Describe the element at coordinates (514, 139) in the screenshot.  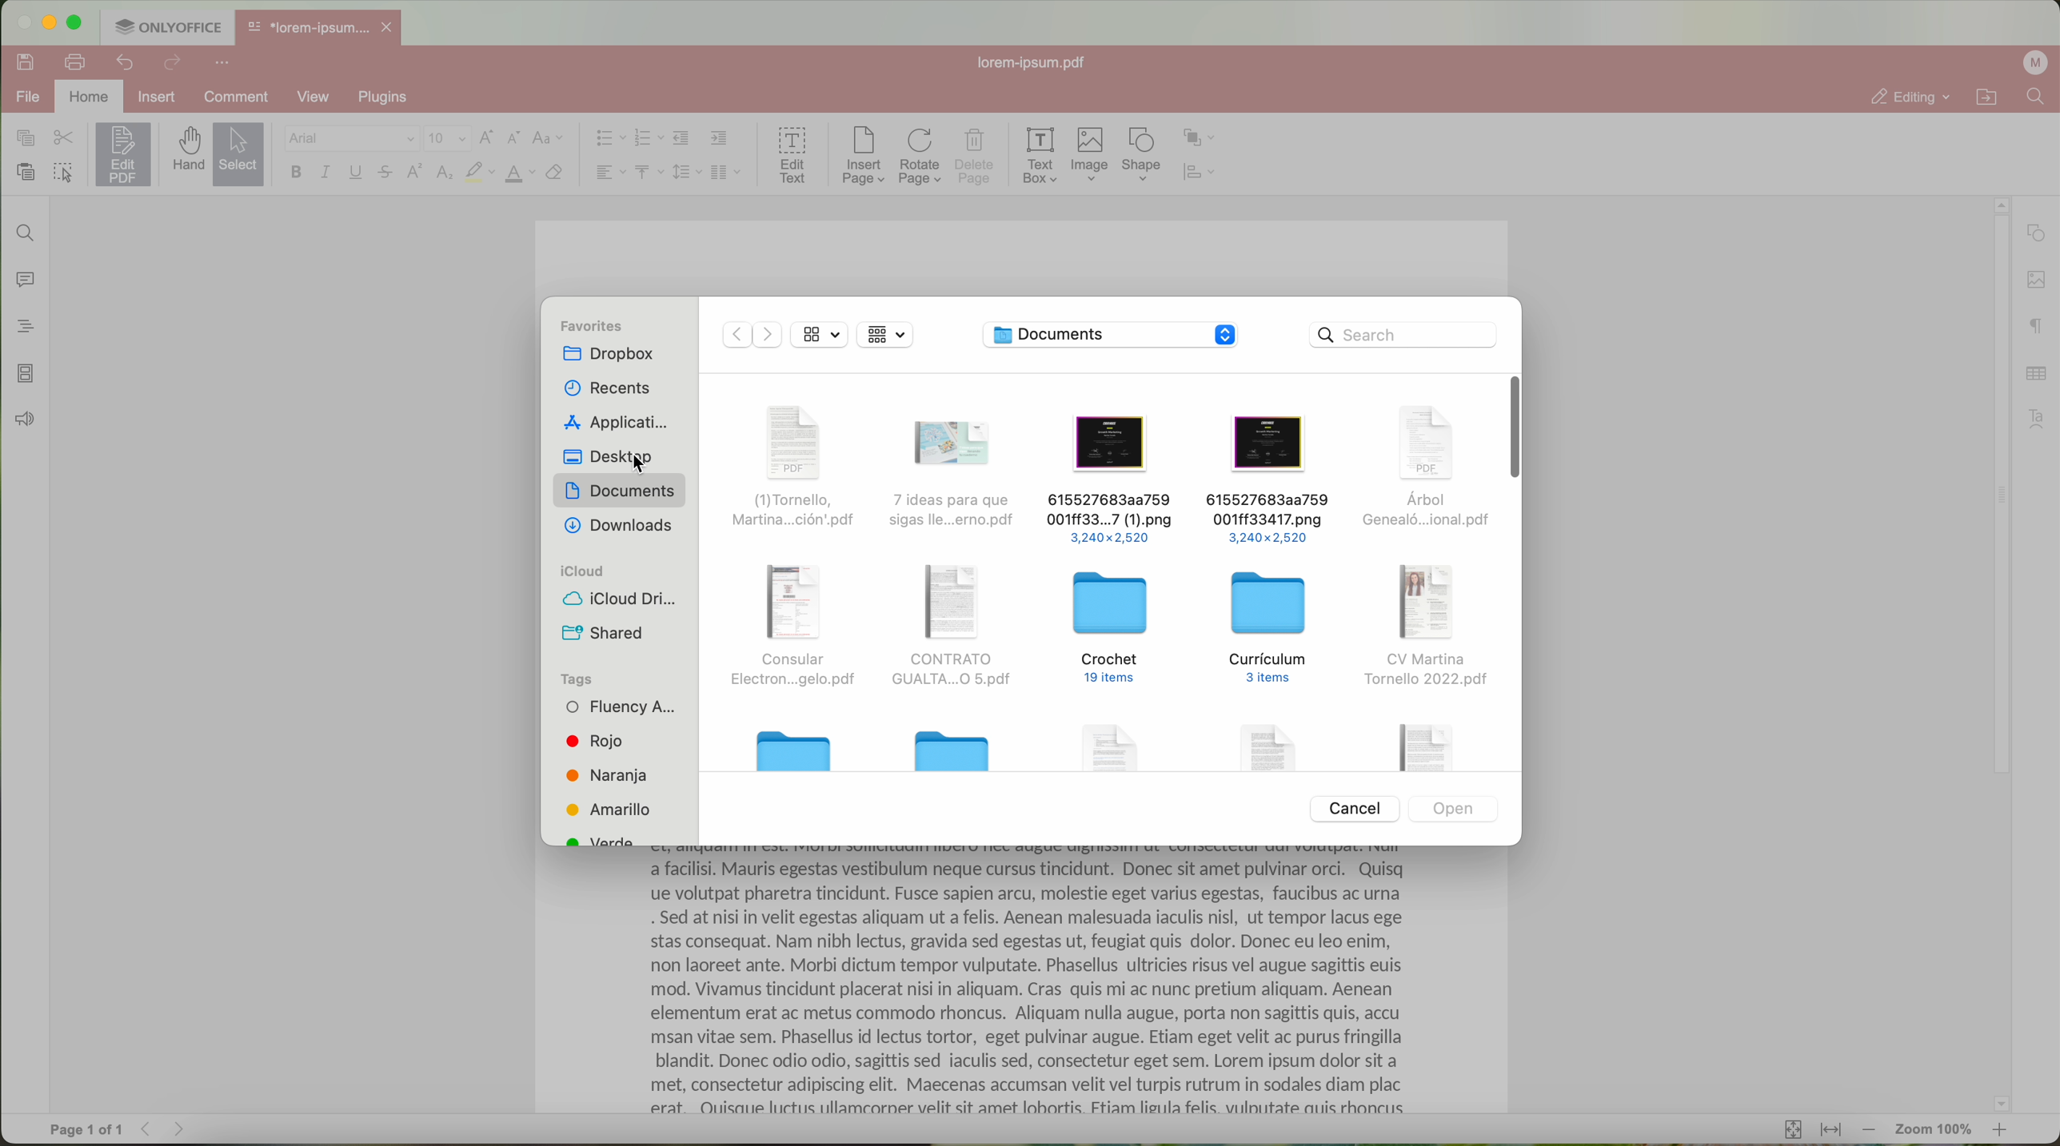
I see `decrement font size` at that location.